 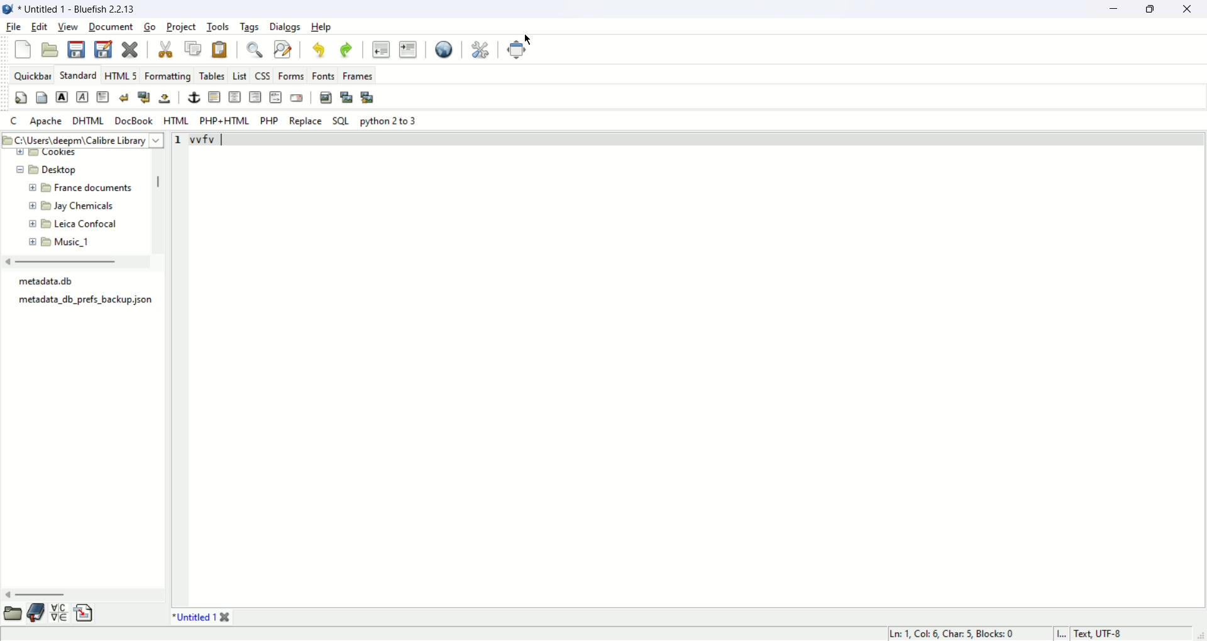 What do you see at coordinates (19, 121) in the screenshot?
I see `C` at bounding box center [19, 121].